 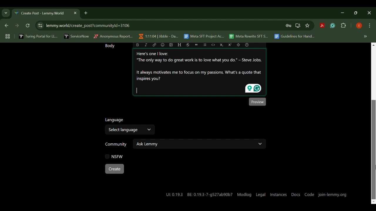 I want to click on Docs, so click(x=296, y=194).